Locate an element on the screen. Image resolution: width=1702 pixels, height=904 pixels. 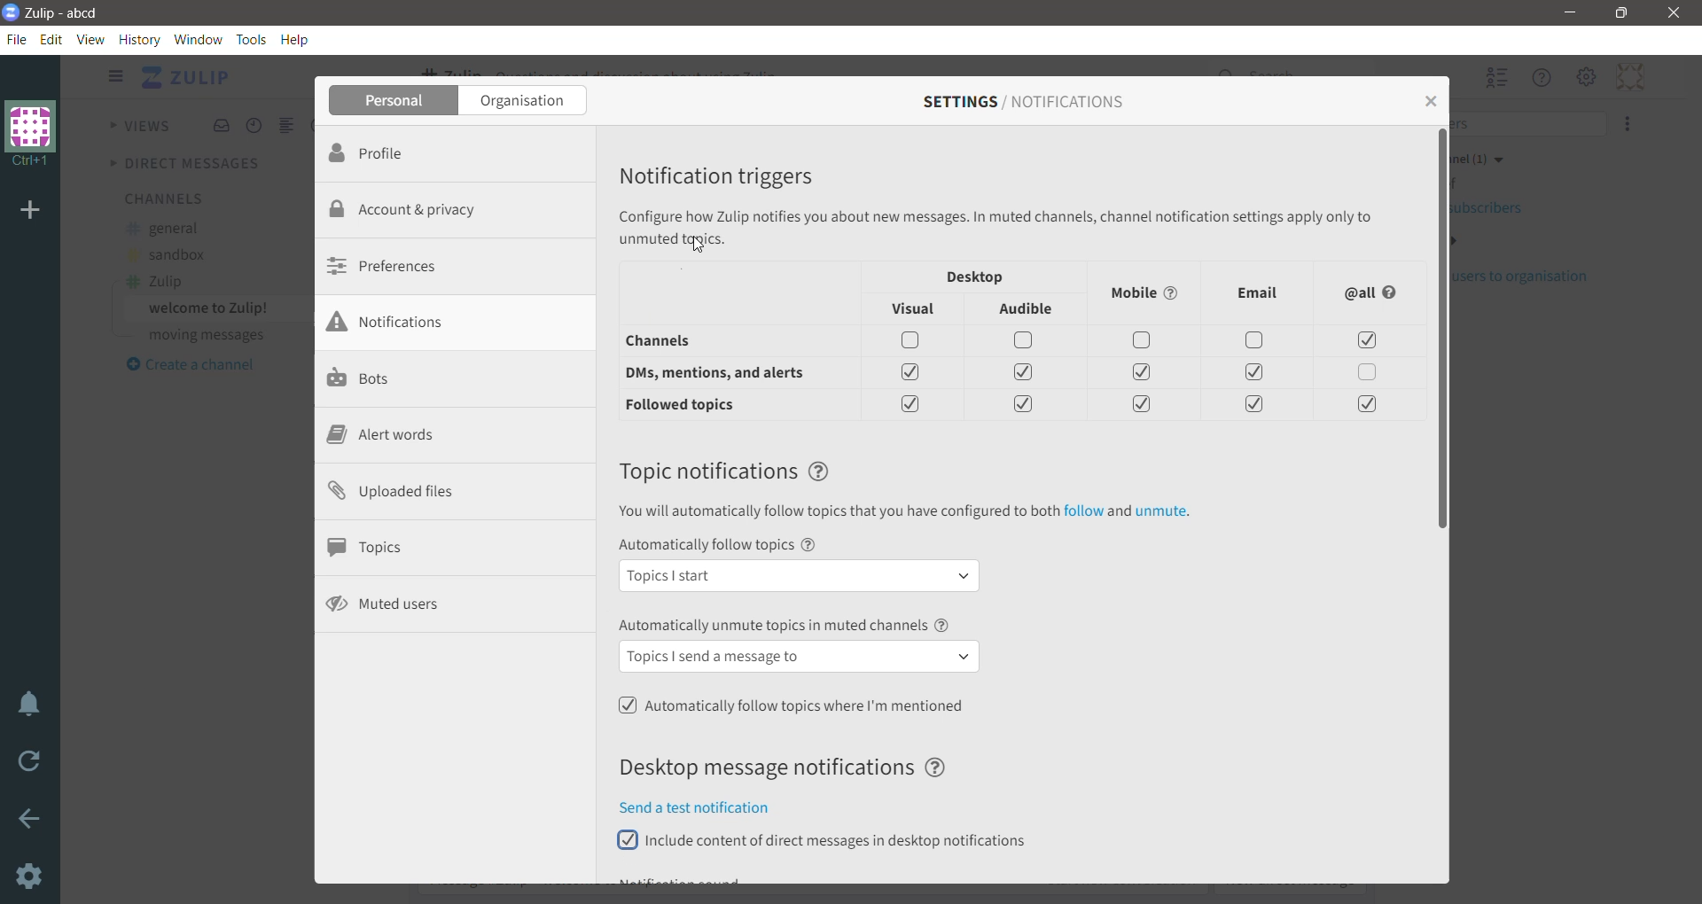
Tools is located at coordinates (254, 39).